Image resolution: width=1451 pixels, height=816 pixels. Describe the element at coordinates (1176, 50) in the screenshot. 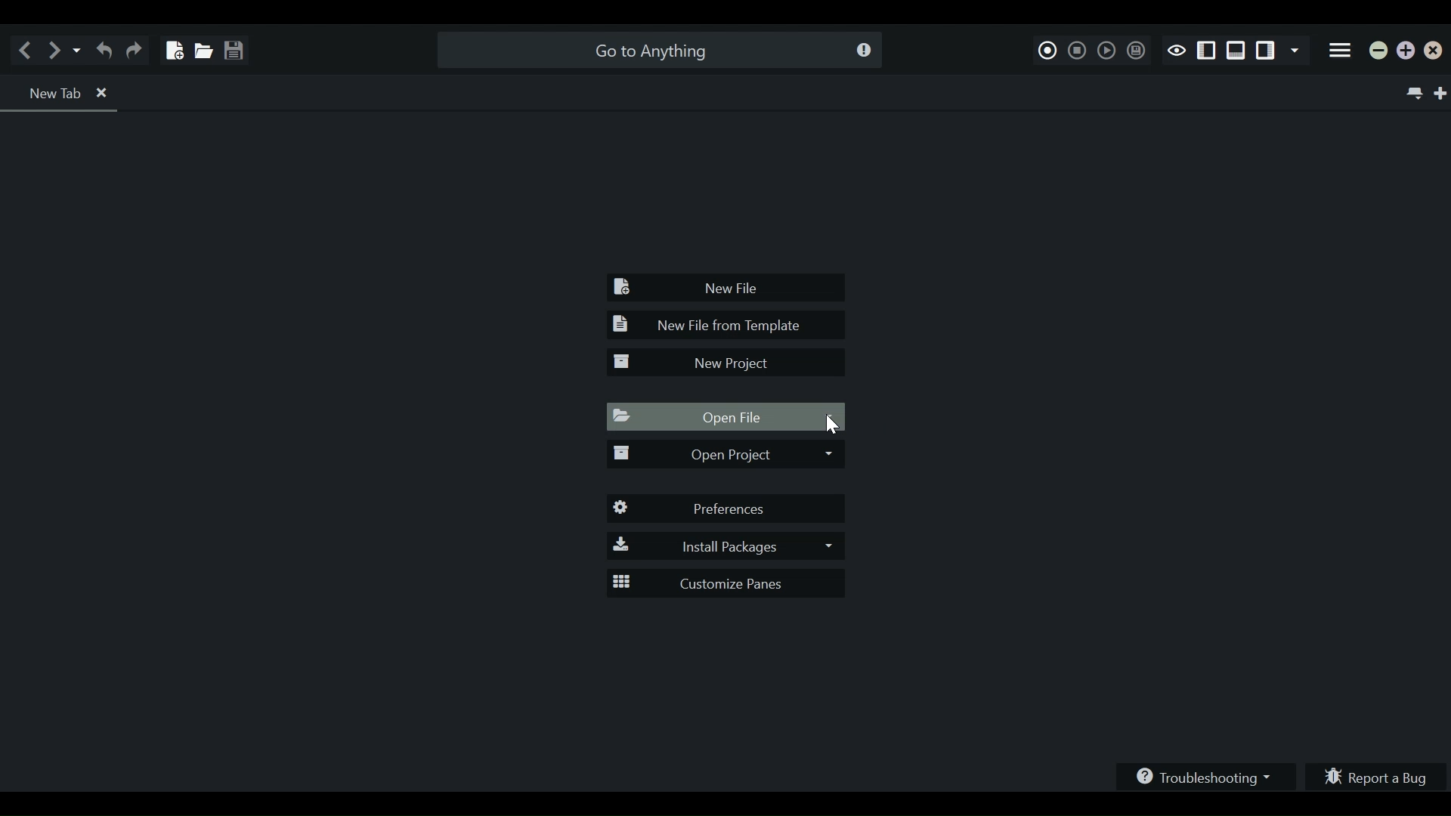

I see `Toggle Focus mode` at that location.